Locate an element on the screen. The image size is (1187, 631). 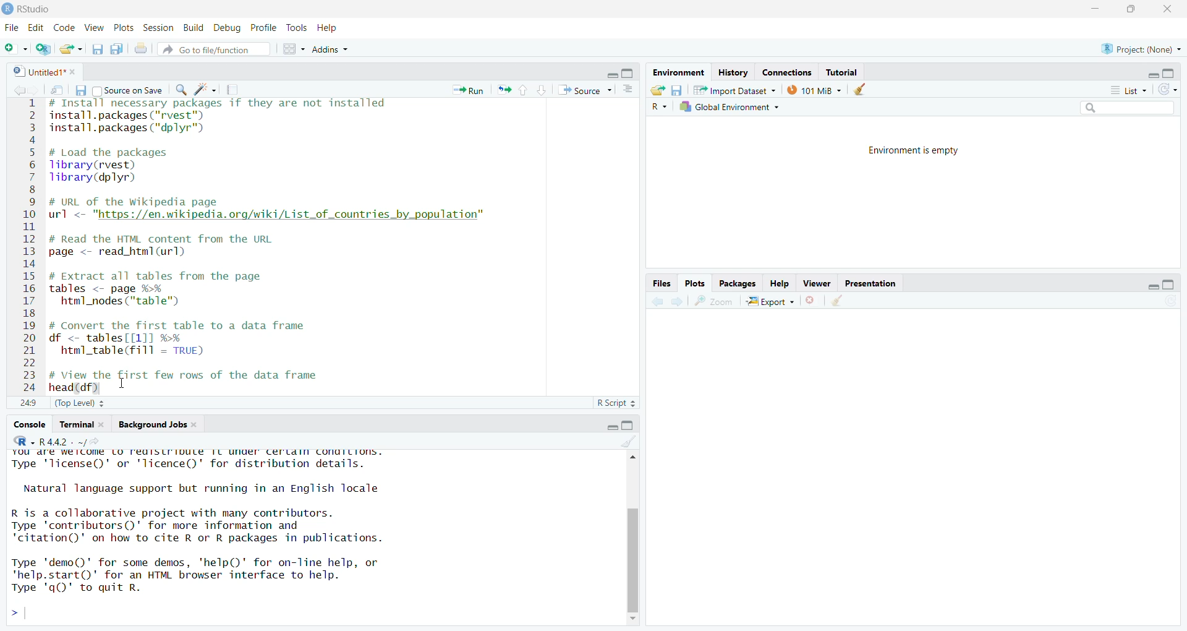
# Extract all tables from the page tables <- page %>% htm1_nodes ("table") is located at coordinates (166, 290).